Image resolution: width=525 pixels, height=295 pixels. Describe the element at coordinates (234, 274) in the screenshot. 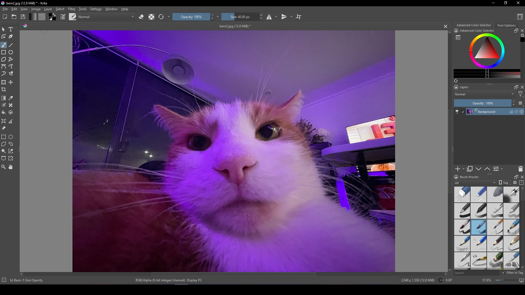

I see `Horizontal scroll` at that location.